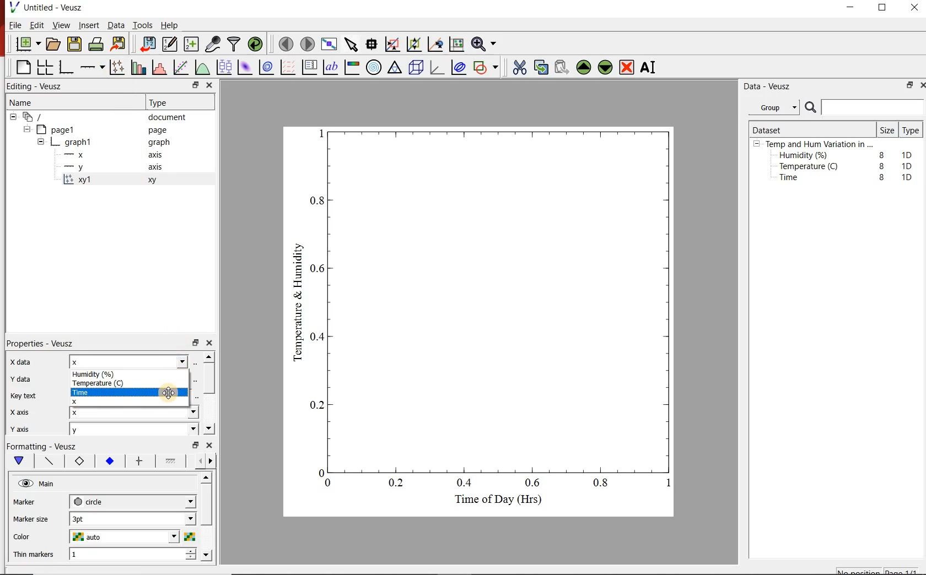 This screenshot has width=926, height=575. What do you see at coordinates (628, 67) in the screenshot?
I see `Remove the selected widget` at bounding box center [628, 67].